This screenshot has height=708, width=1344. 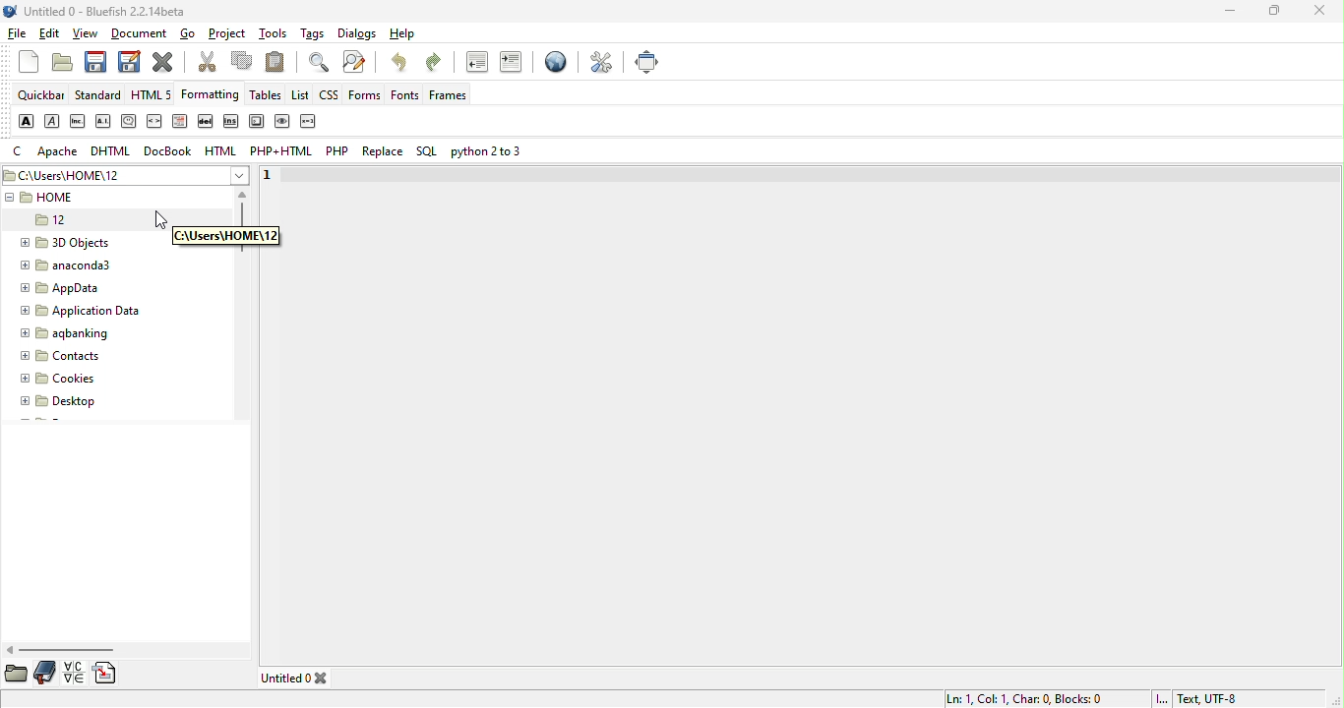 What do you see at coordinates (74, 242) in the screenshot?
I see `3d objects` at bounding box center [74, 242].